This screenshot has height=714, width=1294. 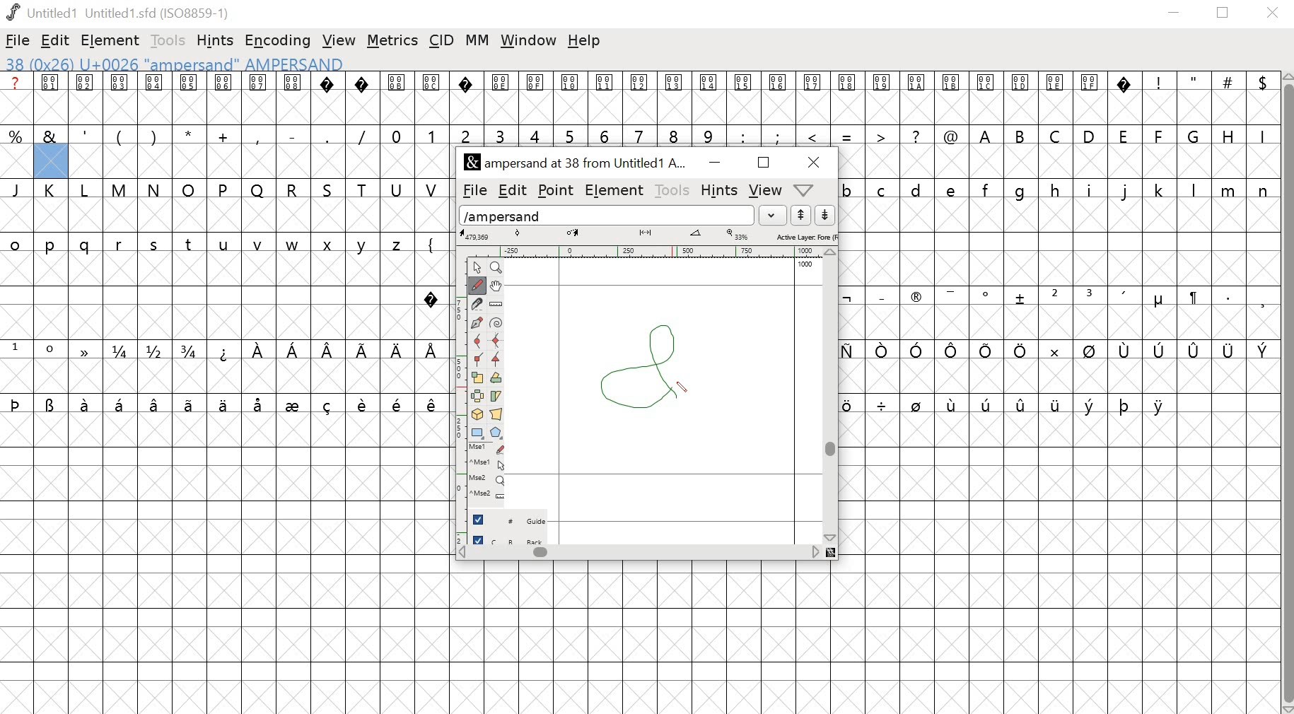 What do you see at coordinates (607, 134) in the screenshot?
I see `6` at bounding box center [607, 134].